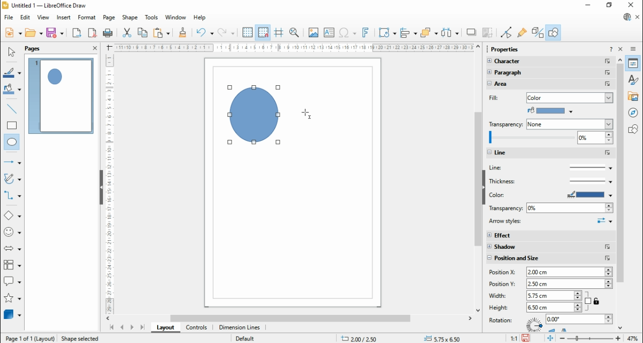  I want to click on save, so click(55, 33).